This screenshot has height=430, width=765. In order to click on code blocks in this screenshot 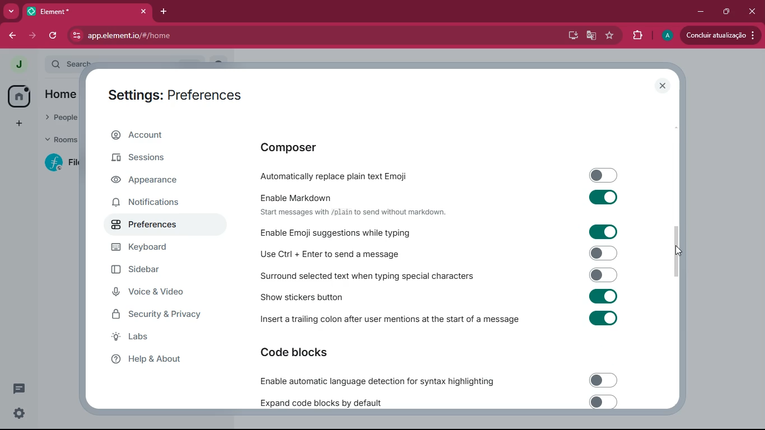, I will do `click(313, 354)`.